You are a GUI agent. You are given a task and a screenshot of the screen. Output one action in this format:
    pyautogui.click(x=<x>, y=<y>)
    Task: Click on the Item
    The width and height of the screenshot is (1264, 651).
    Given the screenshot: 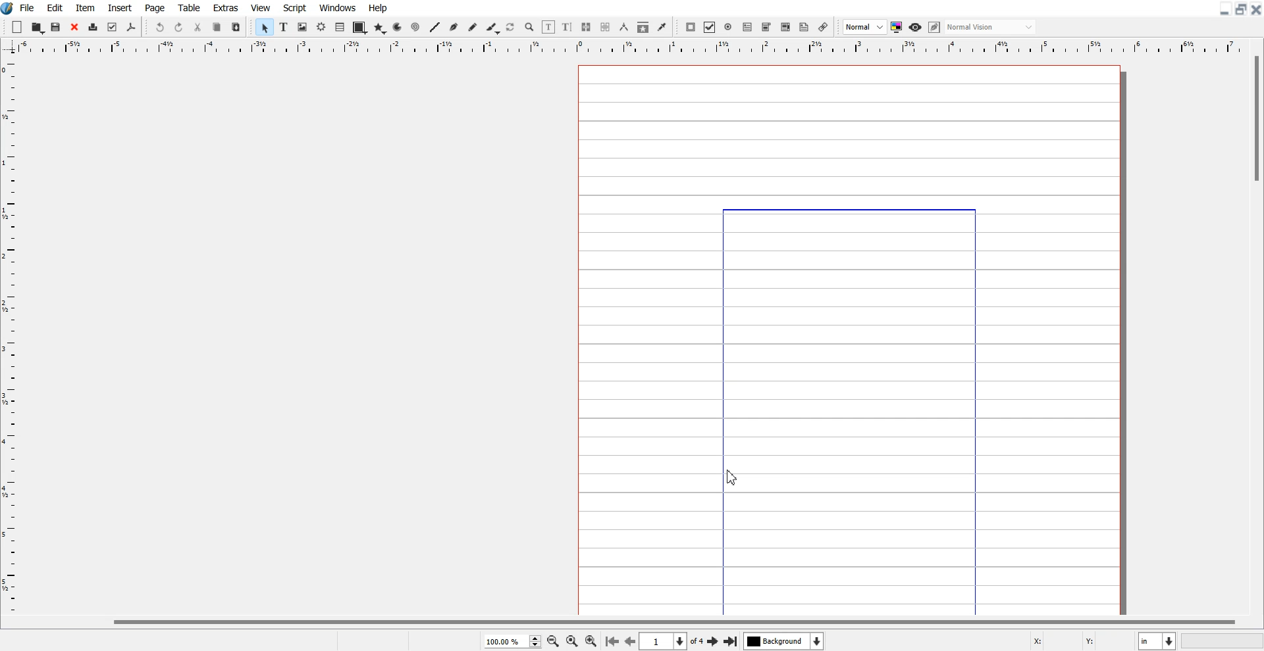 What is the action you would take?
    pyautogui.click(x=84, y=8)
    